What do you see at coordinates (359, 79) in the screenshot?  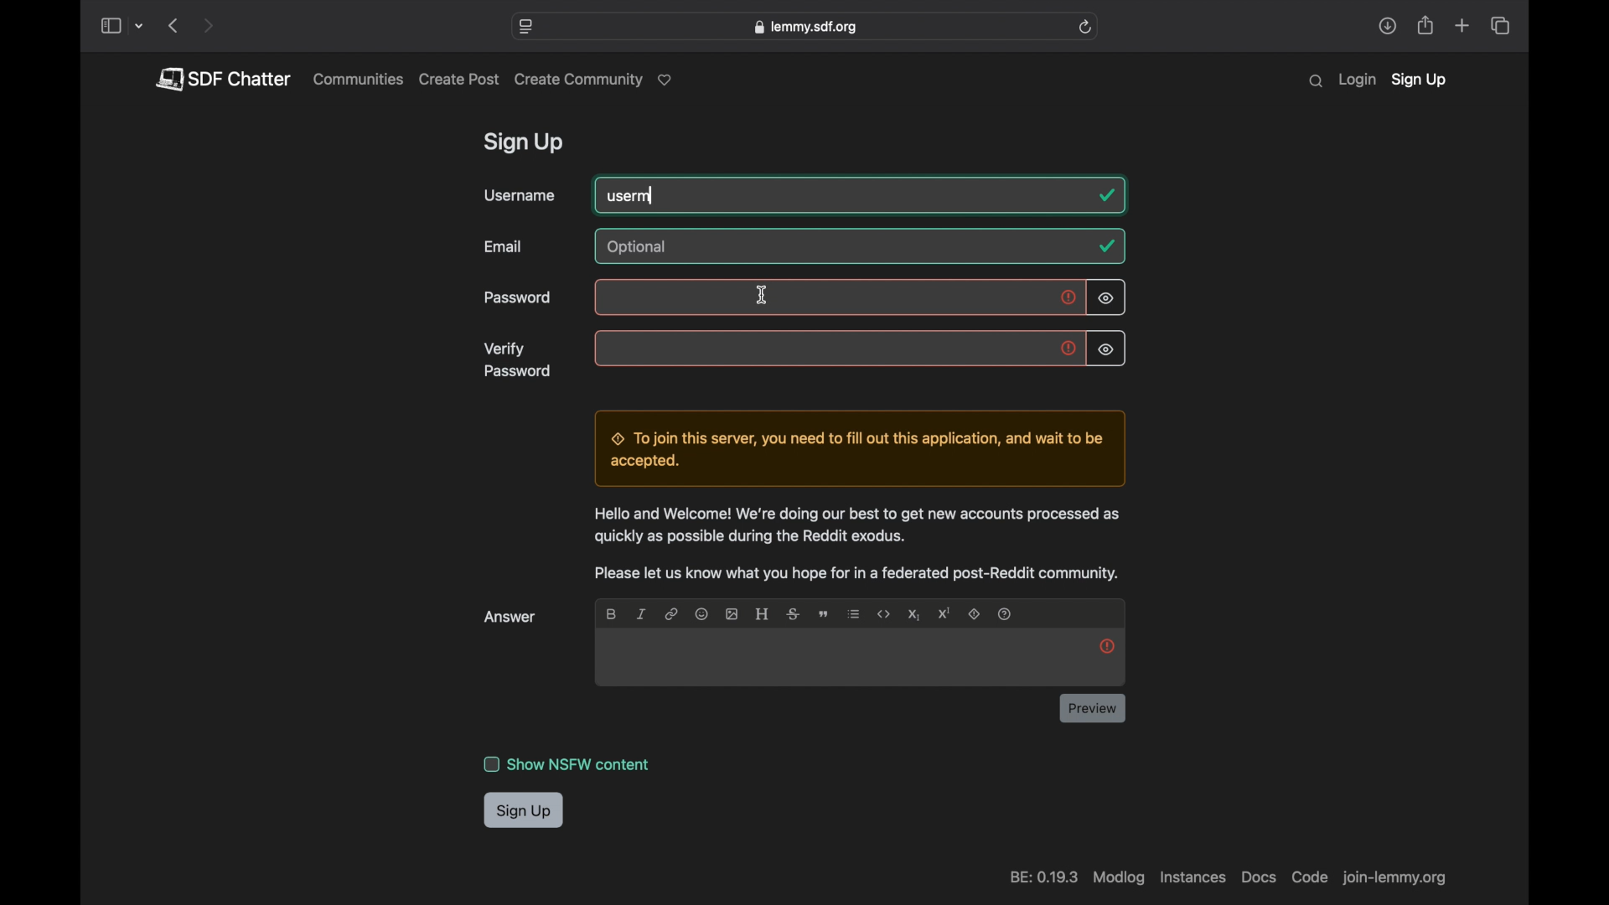 I see `communities` at bounding box center [359, 79].